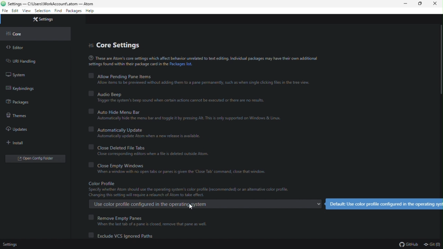 This screenshot has height=249, width=443. Describe the element at coordinates (11, 245) in the screenshot. I see `settings` at that location.